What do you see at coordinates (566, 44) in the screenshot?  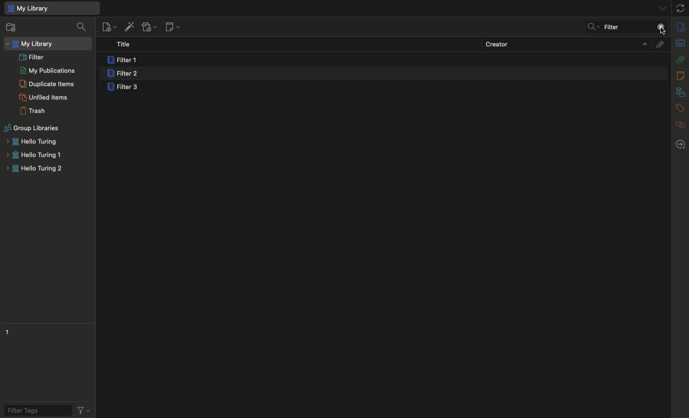 I see `Creator` at bounding box center [566, 44].